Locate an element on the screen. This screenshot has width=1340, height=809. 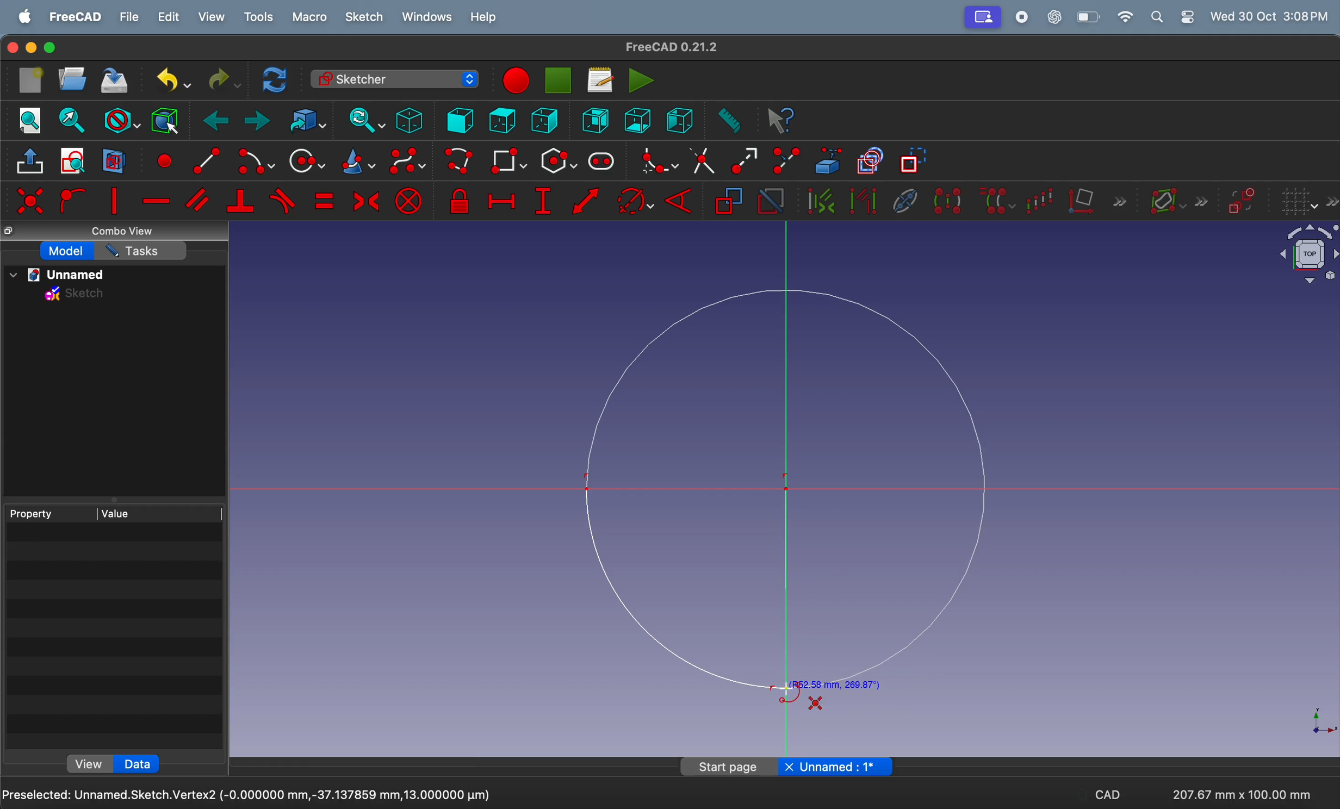
pause marco is located at coordinates (559, 80).